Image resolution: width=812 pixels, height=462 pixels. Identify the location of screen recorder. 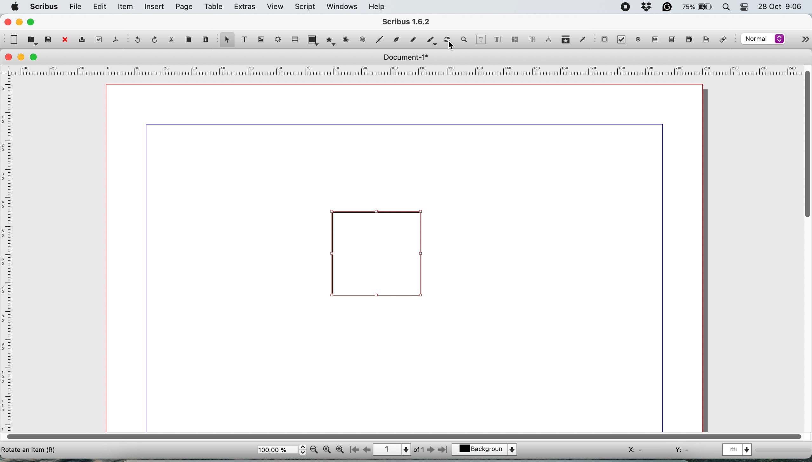
(624, 6).